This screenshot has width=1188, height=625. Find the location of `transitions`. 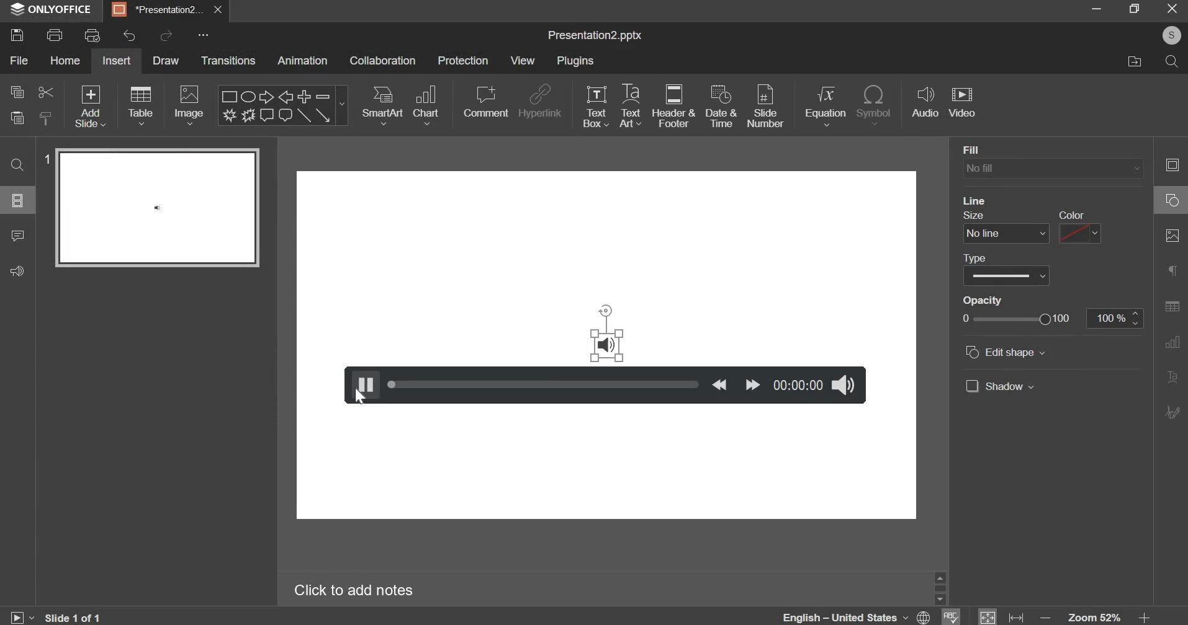

transitions is located at coordinates (230, 61).